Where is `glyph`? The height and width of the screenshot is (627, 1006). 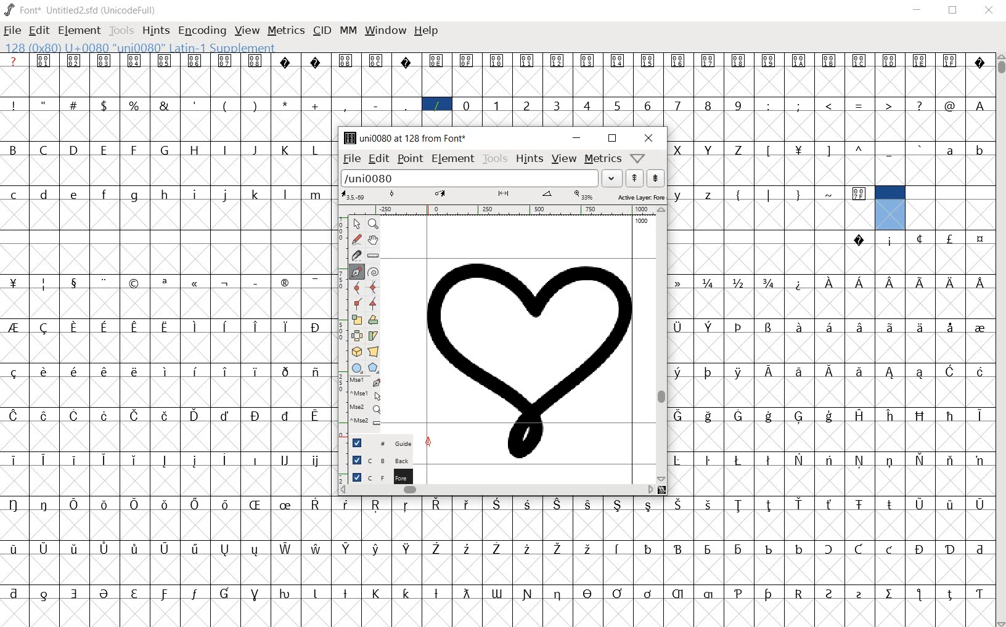
glyph is located at coordinates (798, 196).